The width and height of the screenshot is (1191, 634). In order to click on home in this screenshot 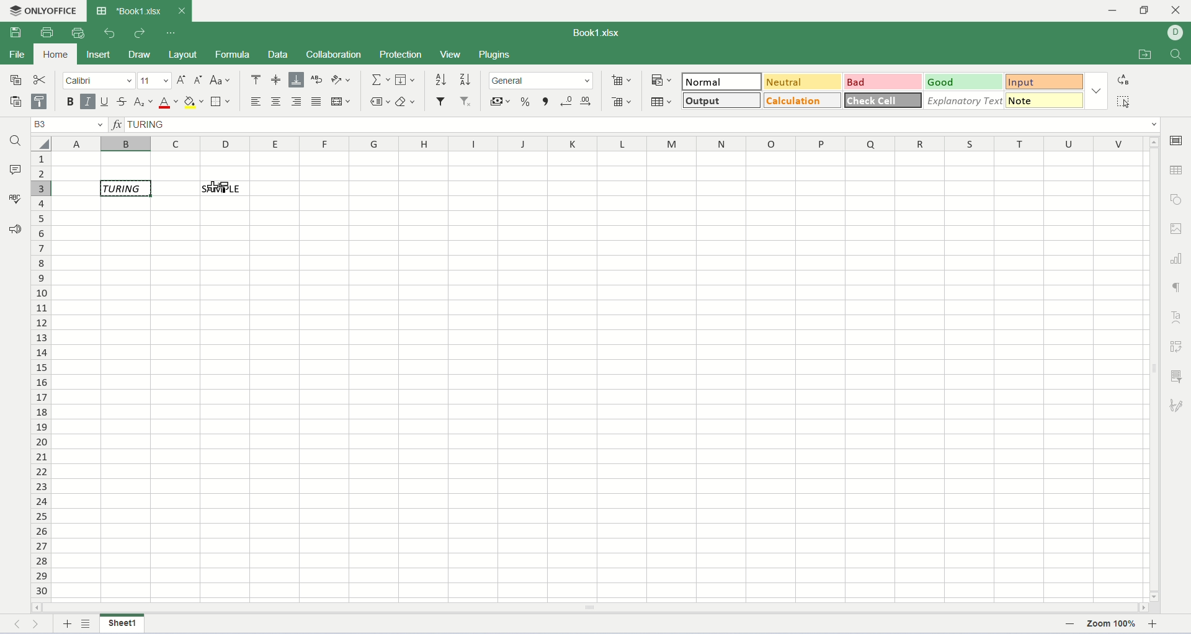, I will do `click(55, 55)`.